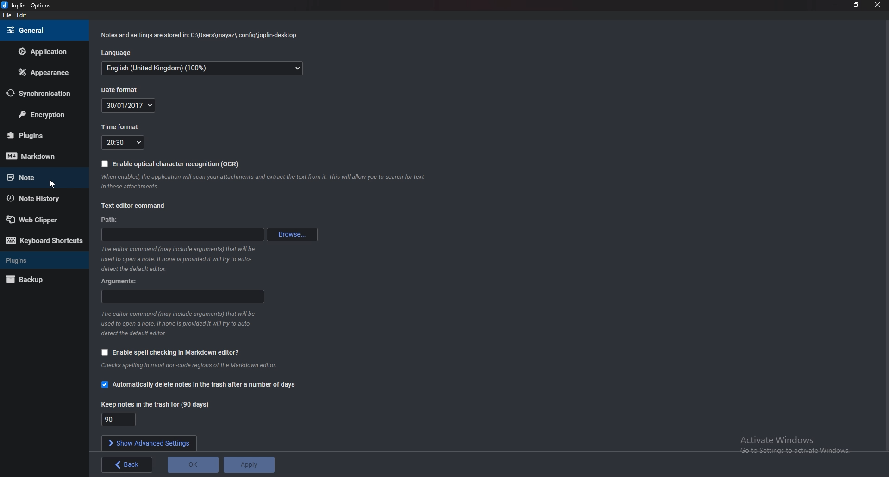  I want to click on Appearance, so click(44, 72).